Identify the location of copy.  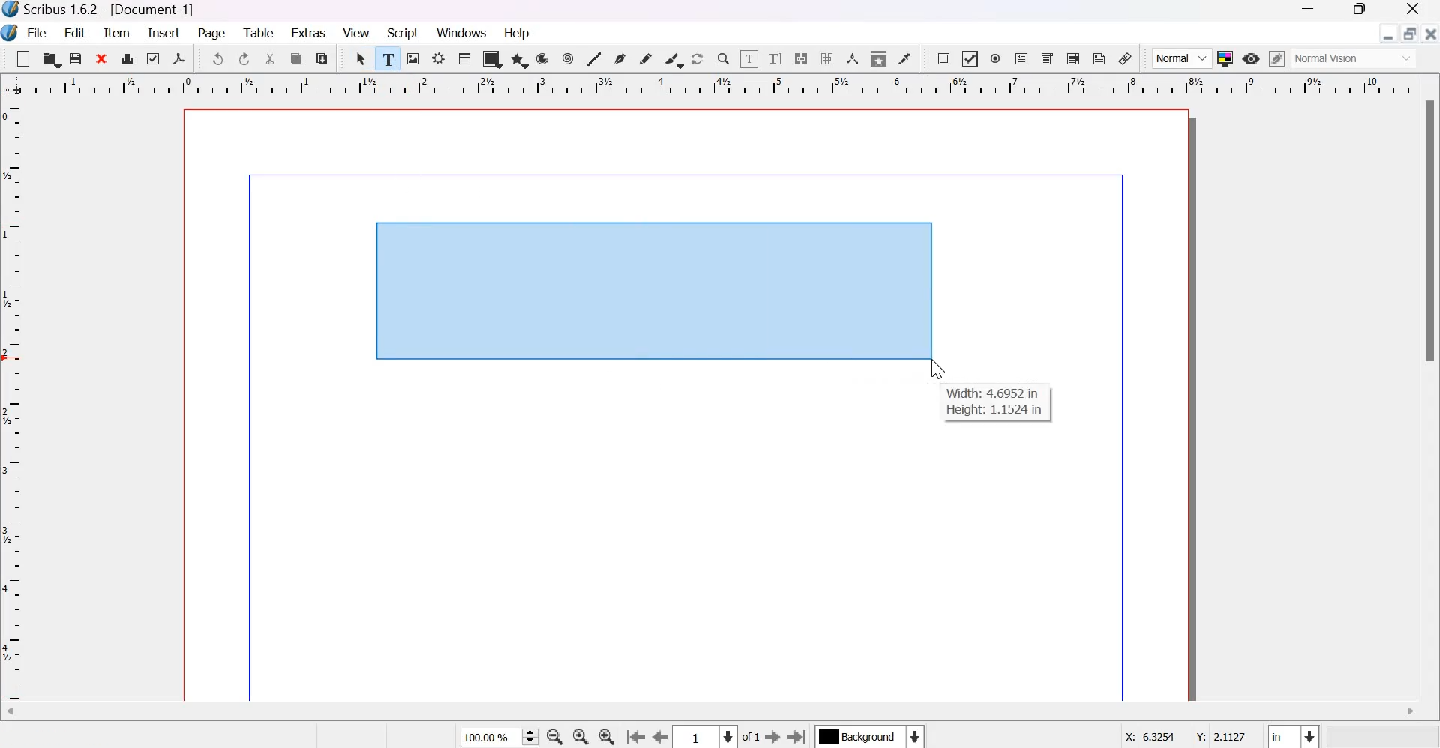
(297, 59).